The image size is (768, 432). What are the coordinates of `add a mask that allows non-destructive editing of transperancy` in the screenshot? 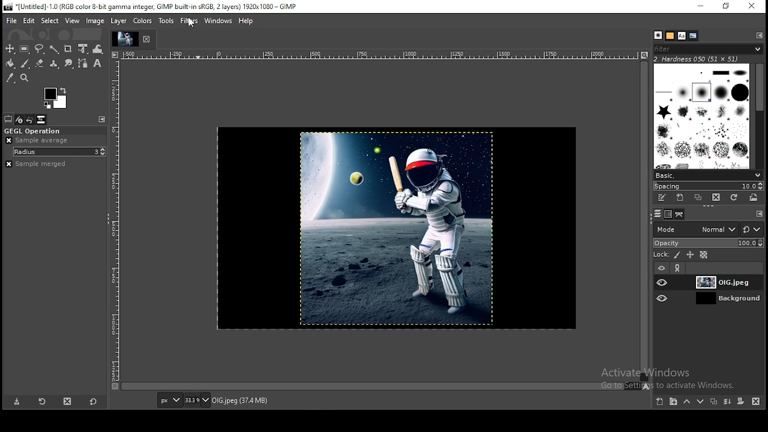 It's located at (742, 401).